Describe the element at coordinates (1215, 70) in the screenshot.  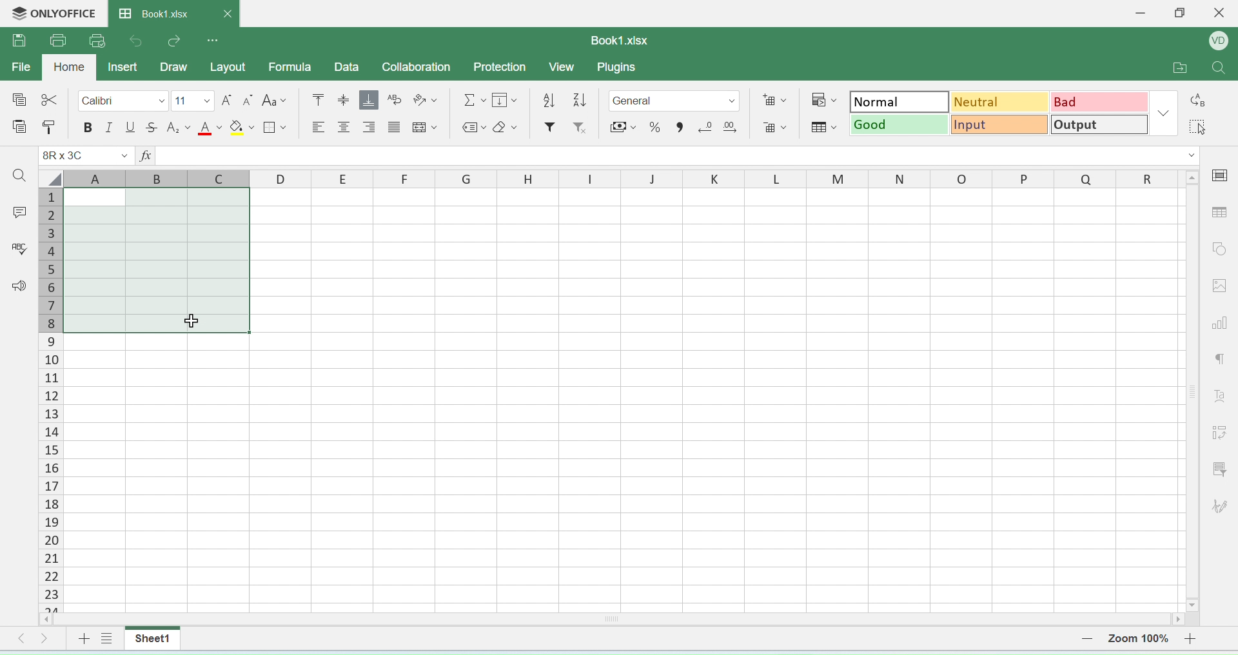
I see `search` at that location.